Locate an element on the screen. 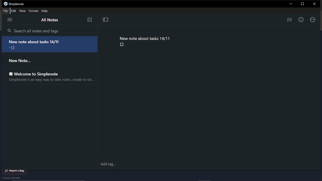 The height and width of the screenshot is (181, 322). CLose is located at coordinates (314, 4).